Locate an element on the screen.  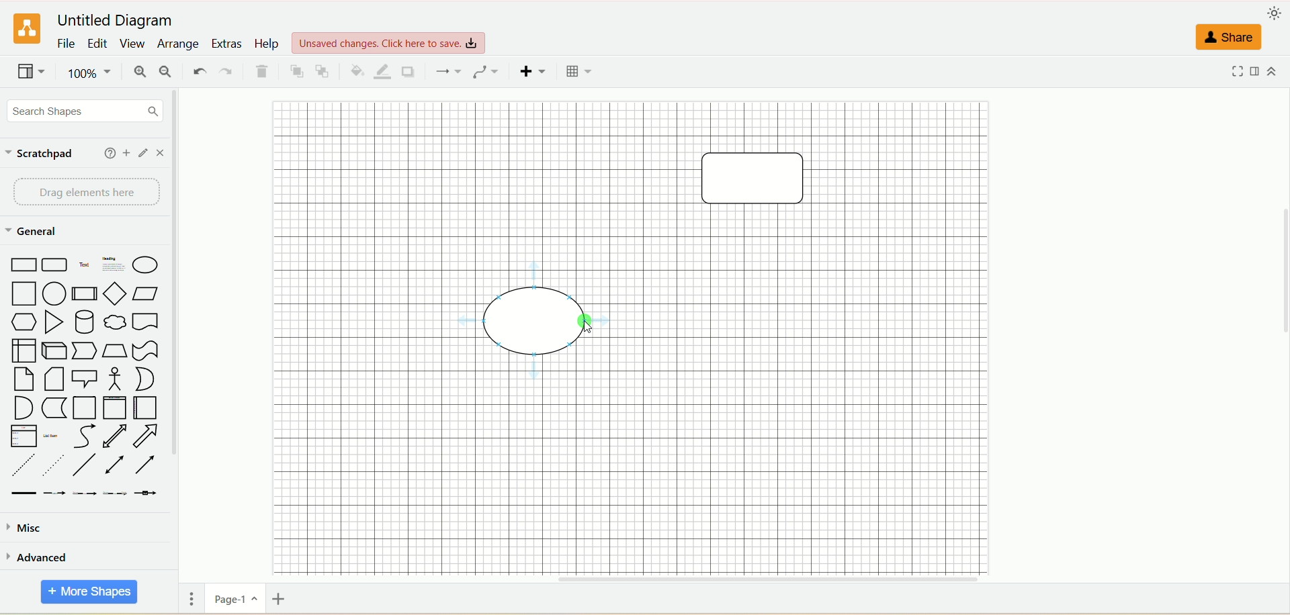
shape is located at coordinates (759, 181).